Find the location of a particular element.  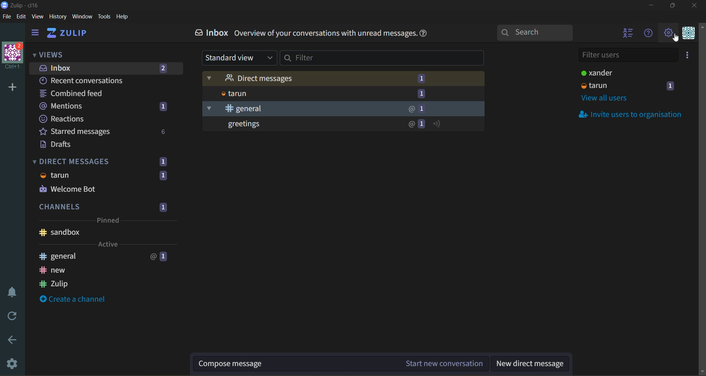

help menu is located at coordinates (646, 33).